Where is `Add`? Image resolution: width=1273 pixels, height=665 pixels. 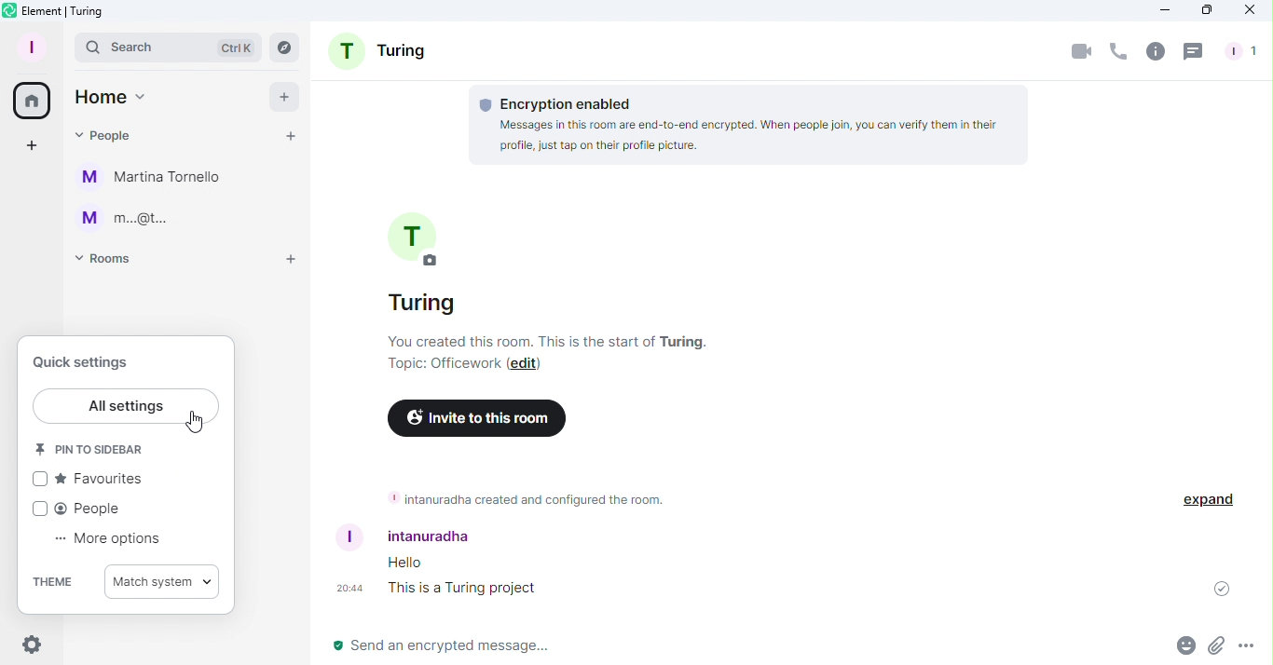
Add is located at coordinates (279, 94).